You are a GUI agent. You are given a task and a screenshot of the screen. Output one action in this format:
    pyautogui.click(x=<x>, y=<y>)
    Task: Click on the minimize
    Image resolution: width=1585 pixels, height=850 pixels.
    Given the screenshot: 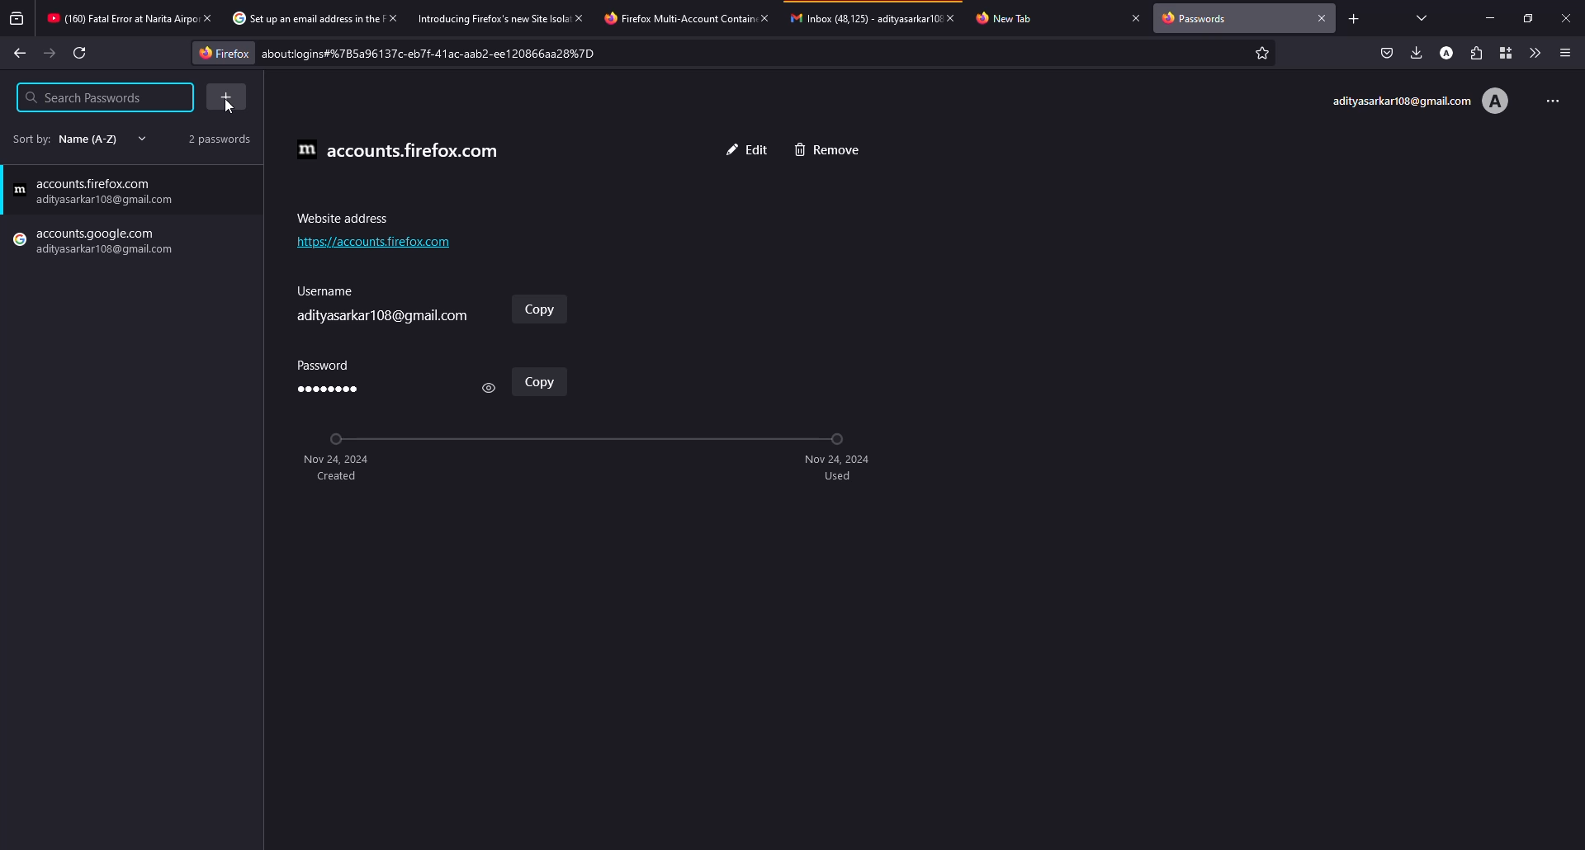 What is the action you would take?
    pyautogui.click(x=1493, y=18)
    